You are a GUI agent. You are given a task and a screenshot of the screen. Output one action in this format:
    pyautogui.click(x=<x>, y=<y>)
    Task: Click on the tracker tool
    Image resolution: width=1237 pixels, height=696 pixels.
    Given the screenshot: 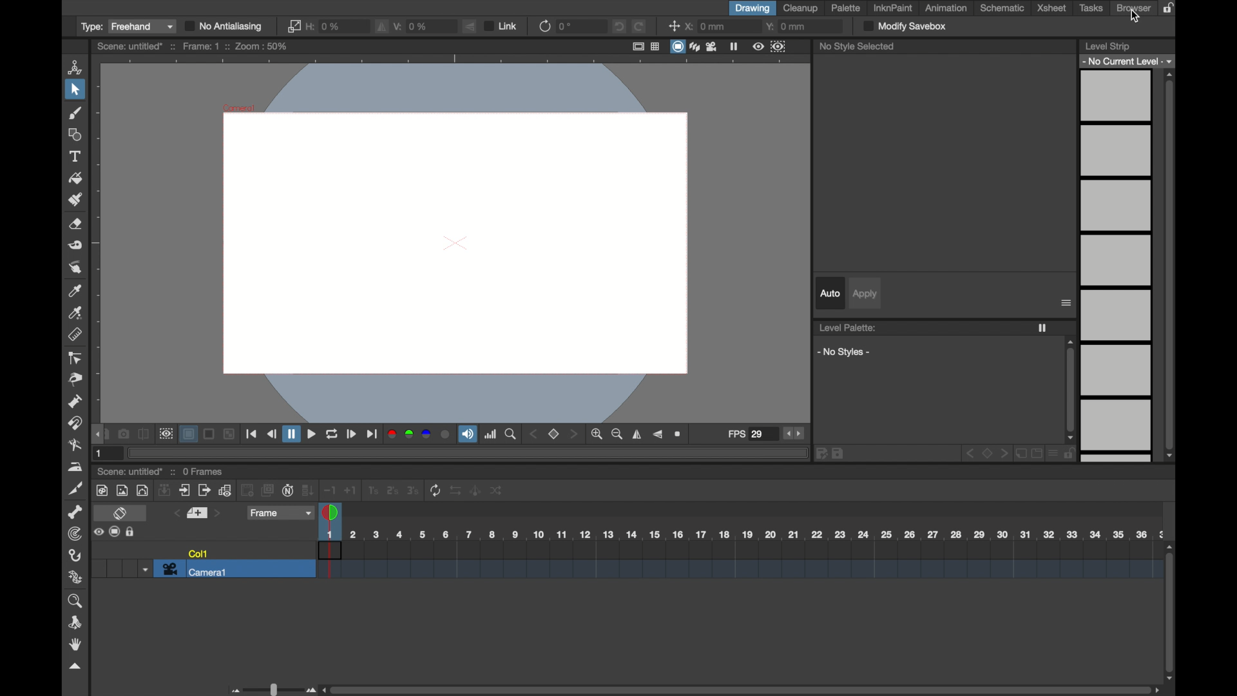 What is the action you would take?
    pyautogui.click(x=75, y=534)
    